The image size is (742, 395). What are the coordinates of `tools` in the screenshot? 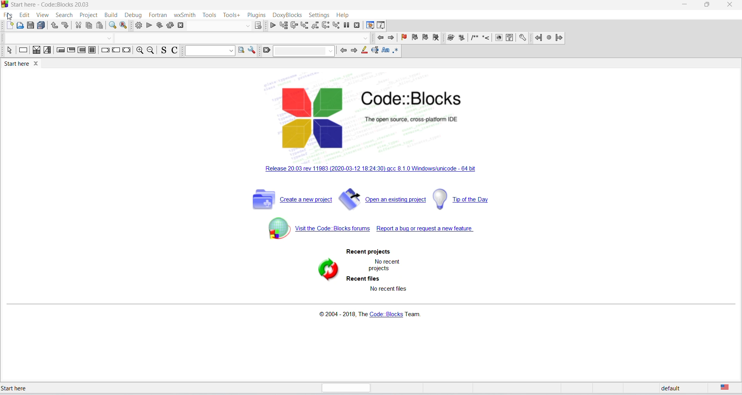 It's located at (209, 15).